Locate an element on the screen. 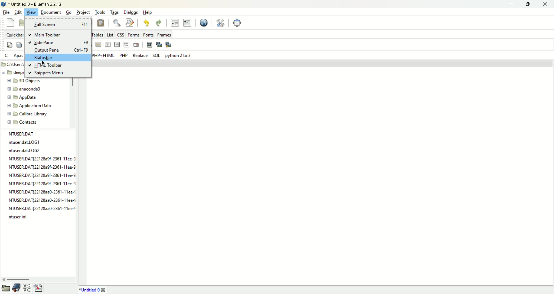  maximize is located at coordinates (529, 5).